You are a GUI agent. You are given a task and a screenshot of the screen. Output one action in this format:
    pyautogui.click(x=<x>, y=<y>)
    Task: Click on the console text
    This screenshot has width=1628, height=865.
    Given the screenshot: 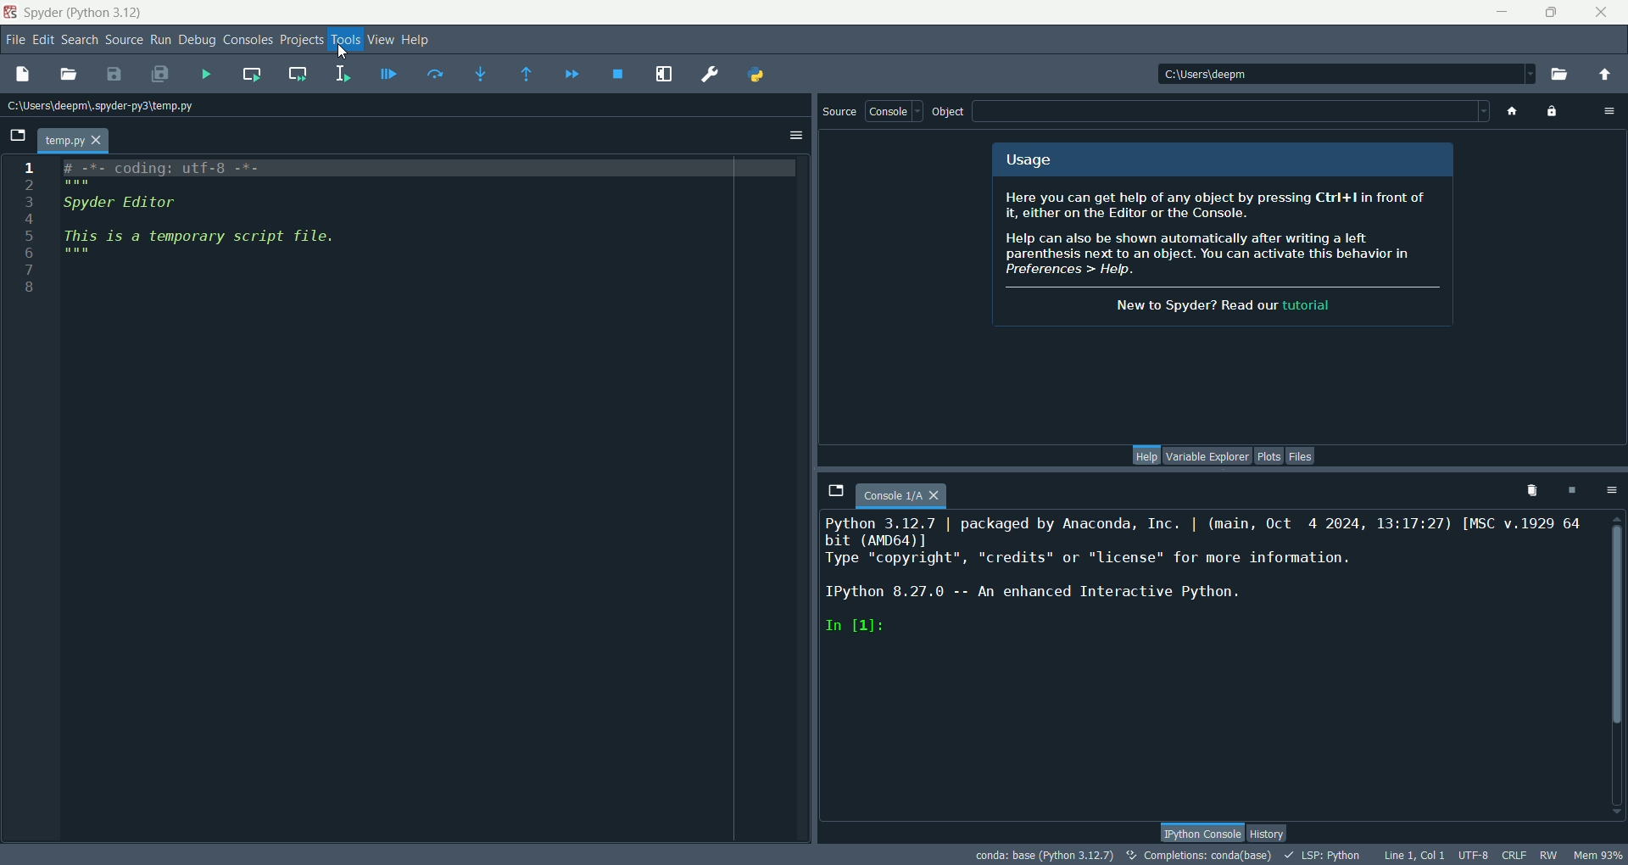 What is the action you would take?
    pyautogui.click(x=1207, y=587)
    